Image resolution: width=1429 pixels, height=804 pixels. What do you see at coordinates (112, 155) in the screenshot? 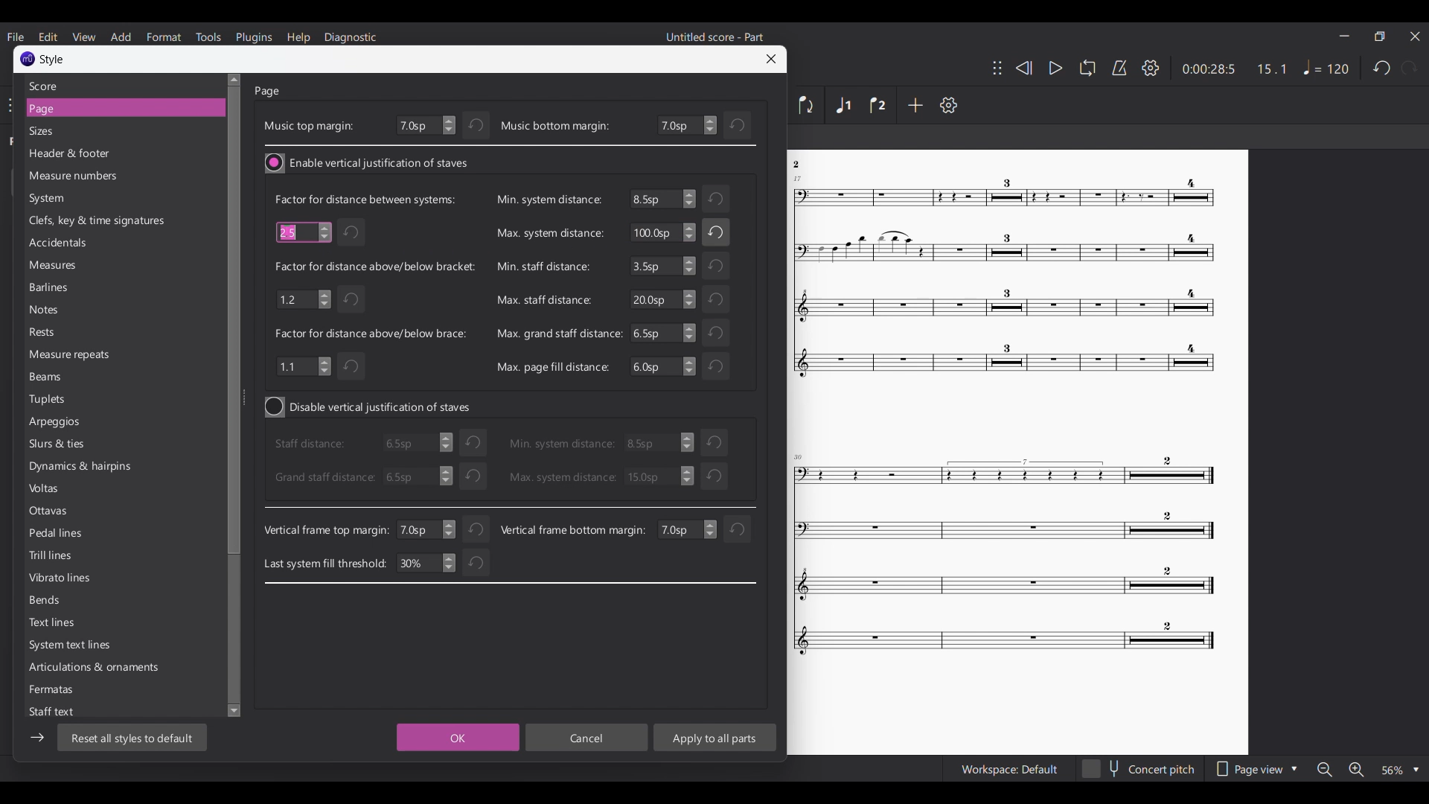
I see `Header & footer` at bounding box center [112, 155].